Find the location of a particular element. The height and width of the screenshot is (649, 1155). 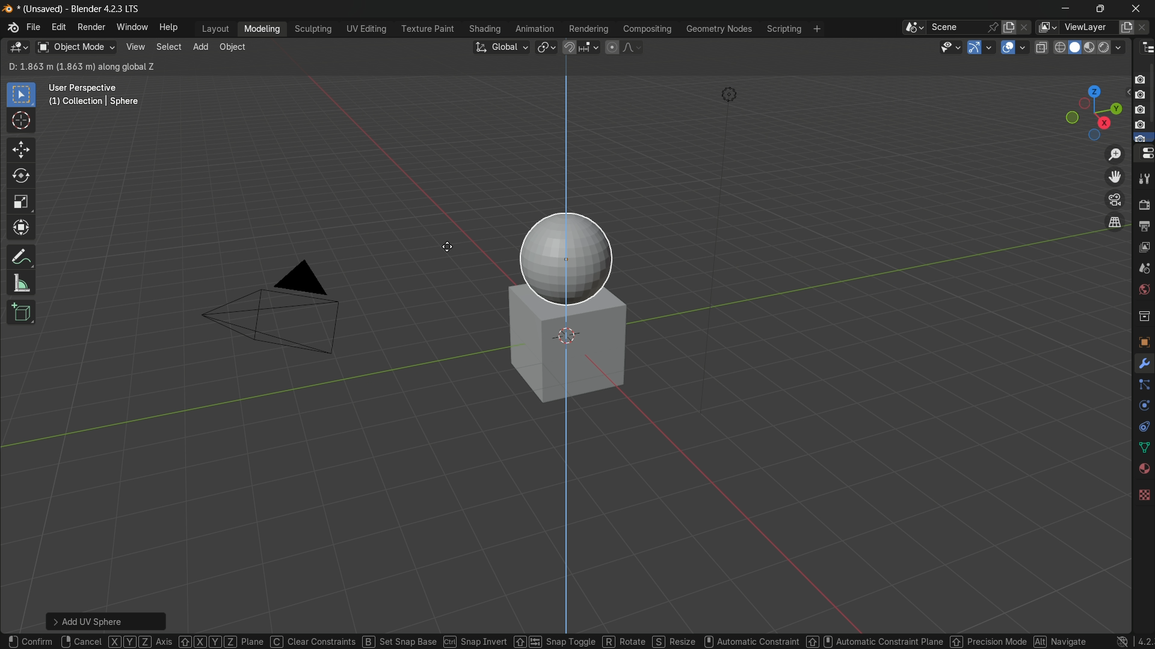

scale is located at coordinates (22, 203).